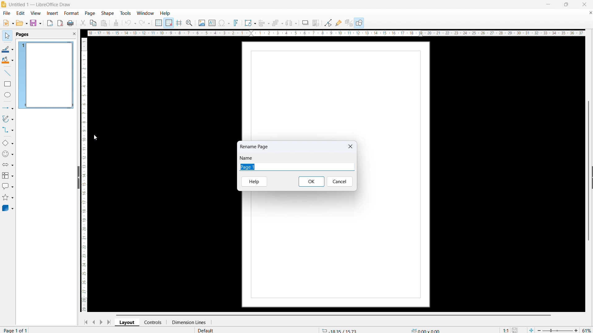 This screenshot has height=333, width=593. Describe the element at coordinates (549, 5) in the screenshot. I see `minimize` at that location.